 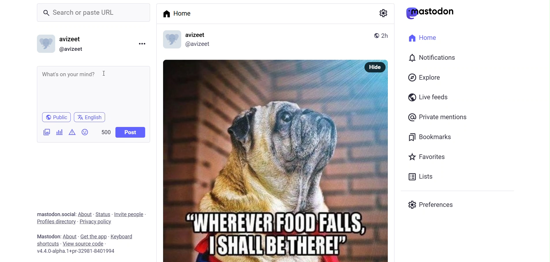 I want to click on home, so click(x=176, y=13).